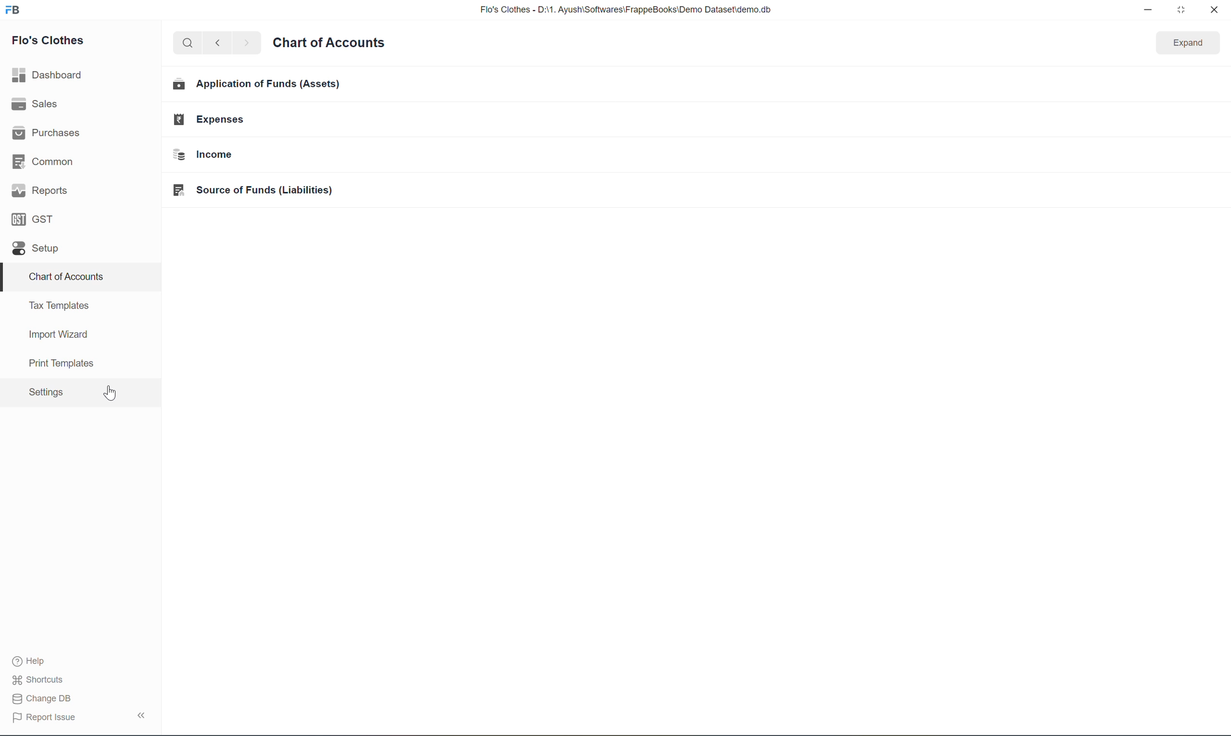 The width and height of the screenshot is (1231, 736). Describe the element at coordinates (49, 76) in the screenshot. I see `Dashboard` at that location.